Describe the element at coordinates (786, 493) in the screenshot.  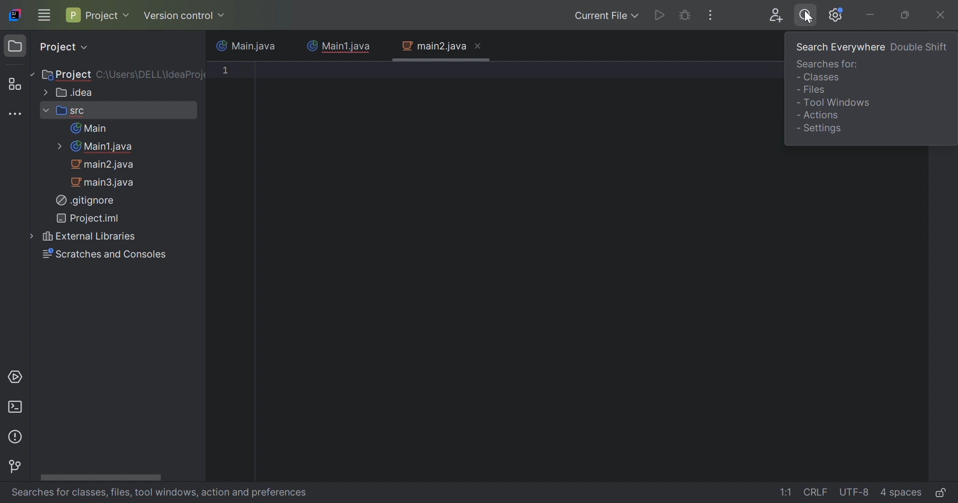
I see `1:1` at that location.